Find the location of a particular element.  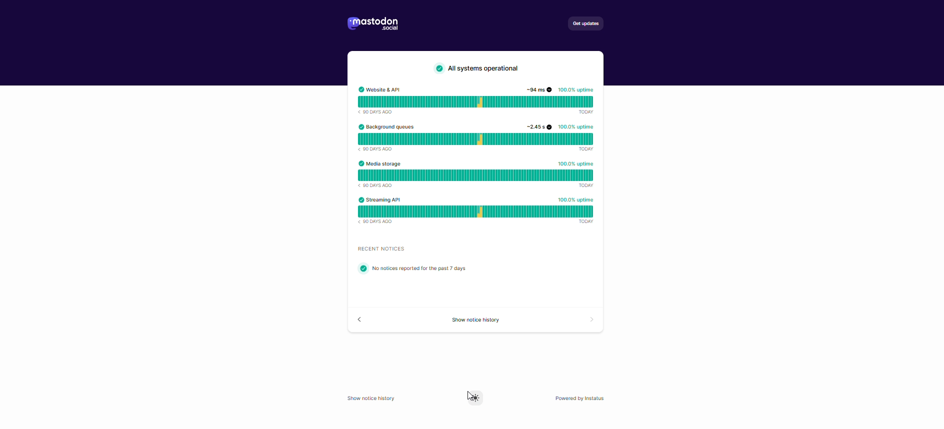

show service history is located at coordinates (372, 398).